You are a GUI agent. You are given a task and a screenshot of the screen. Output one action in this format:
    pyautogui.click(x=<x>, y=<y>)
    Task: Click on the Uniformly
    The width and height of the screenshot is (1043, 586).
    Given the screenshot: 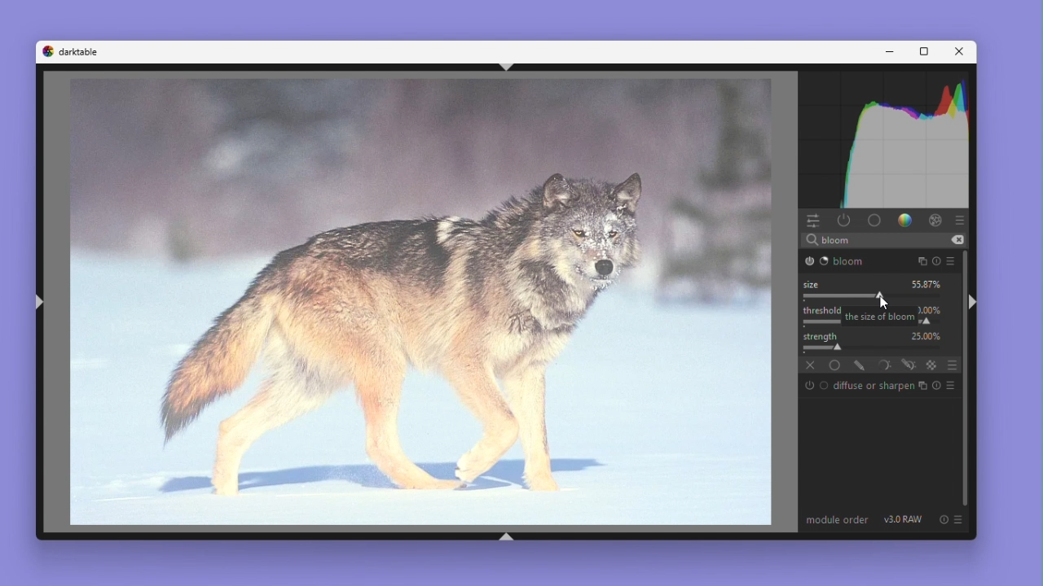 What is the action you would take?
    pyautogui.click(x=834, y=365)
    